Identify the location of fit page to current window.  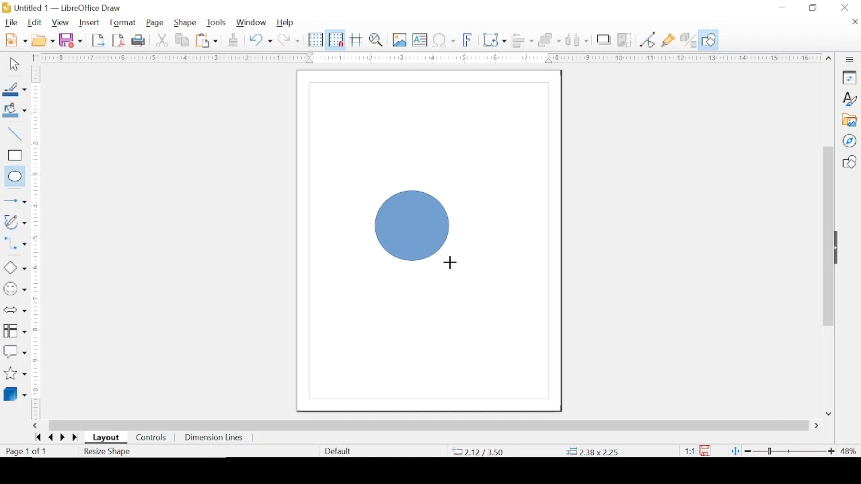
(735, 451).